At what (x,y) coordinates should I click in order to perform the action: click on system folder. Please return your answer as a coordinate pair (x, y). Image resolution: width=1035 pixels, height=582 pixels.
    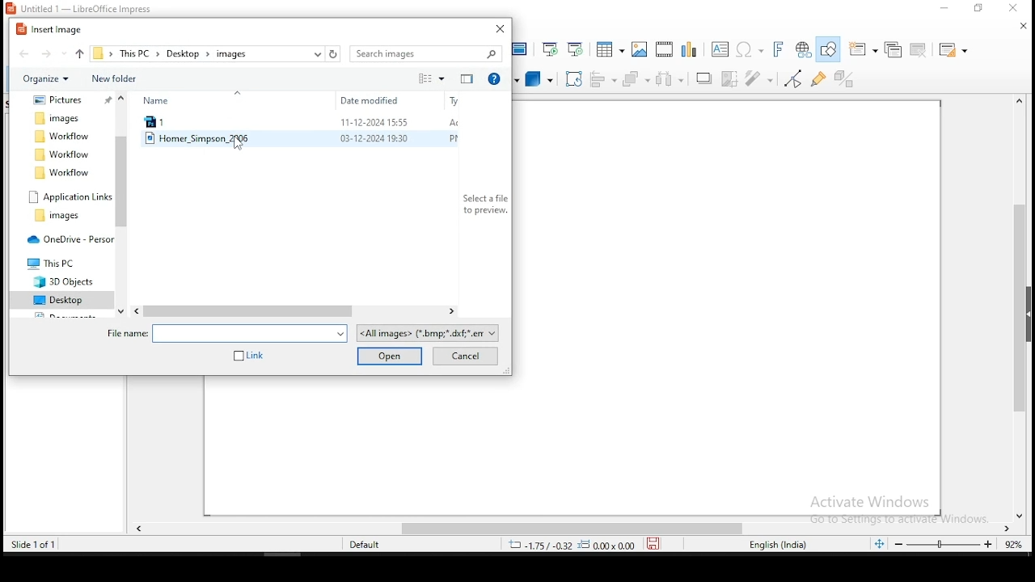
    Looking at the image, I should click on (58, 118).